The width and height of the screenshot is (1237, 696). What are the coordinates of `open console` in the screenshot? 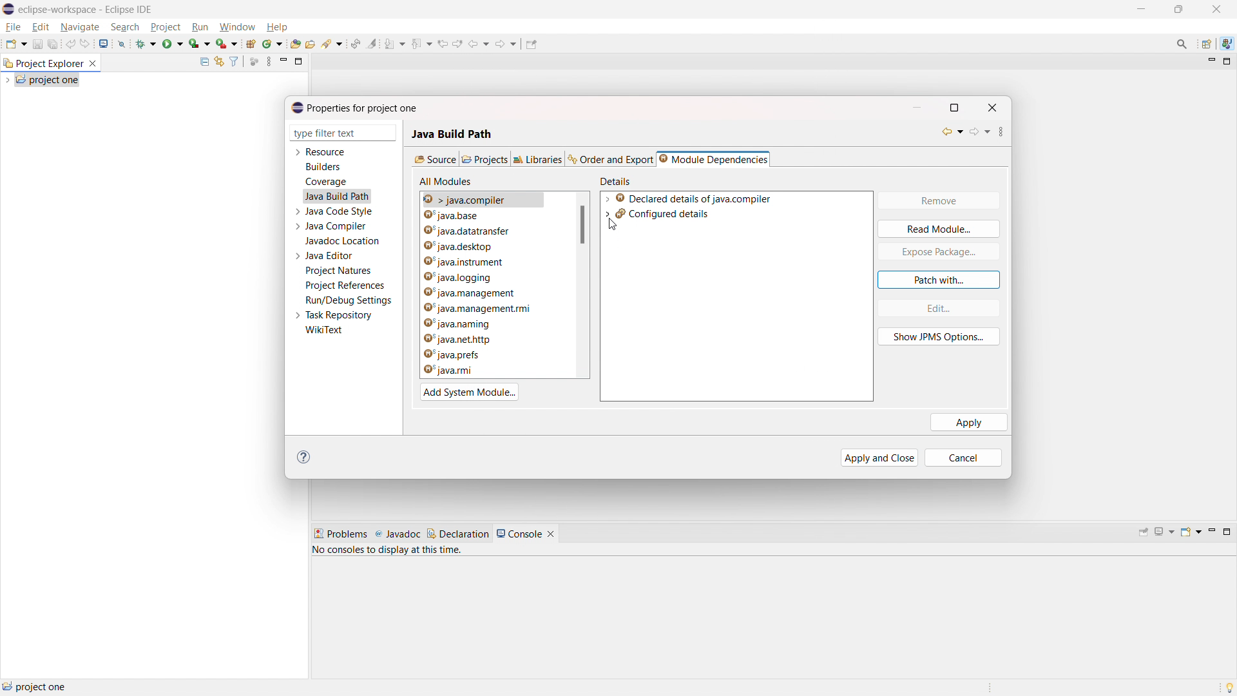 It's located at (104, 44).